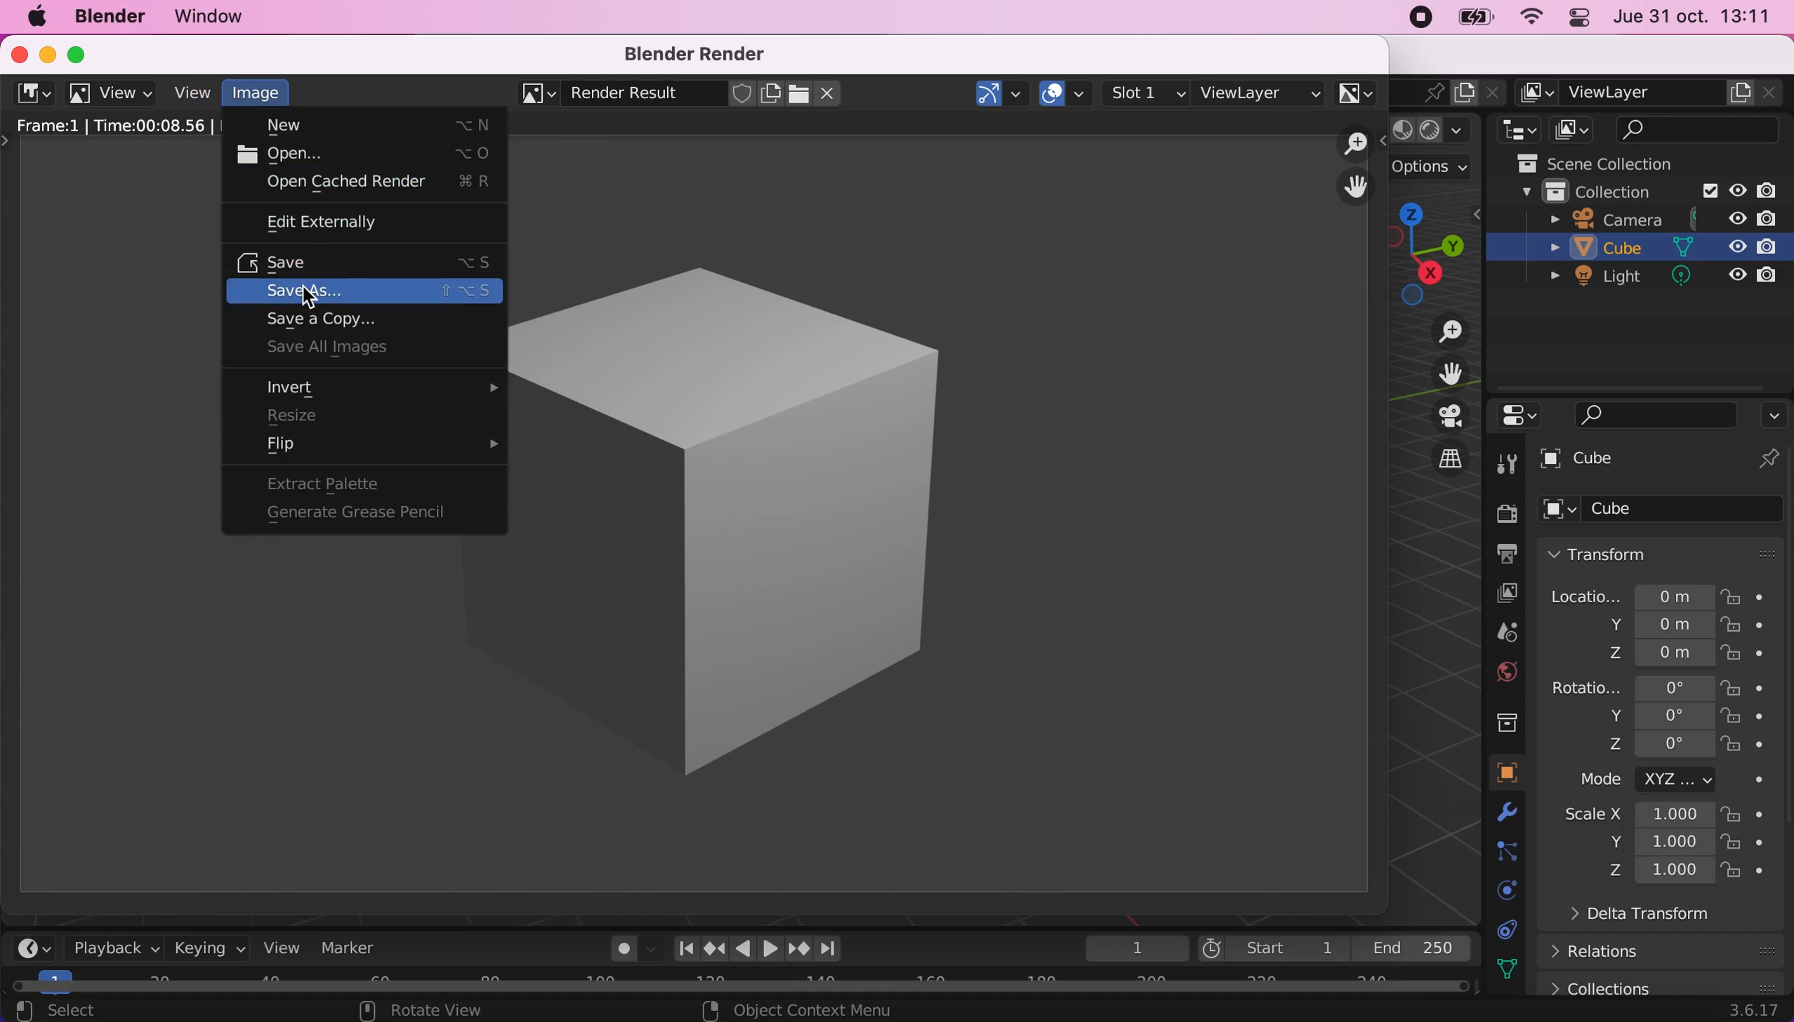 The height and width of the screenshot is (1022, 1794). I want to click on lock, so click(1751, 595).